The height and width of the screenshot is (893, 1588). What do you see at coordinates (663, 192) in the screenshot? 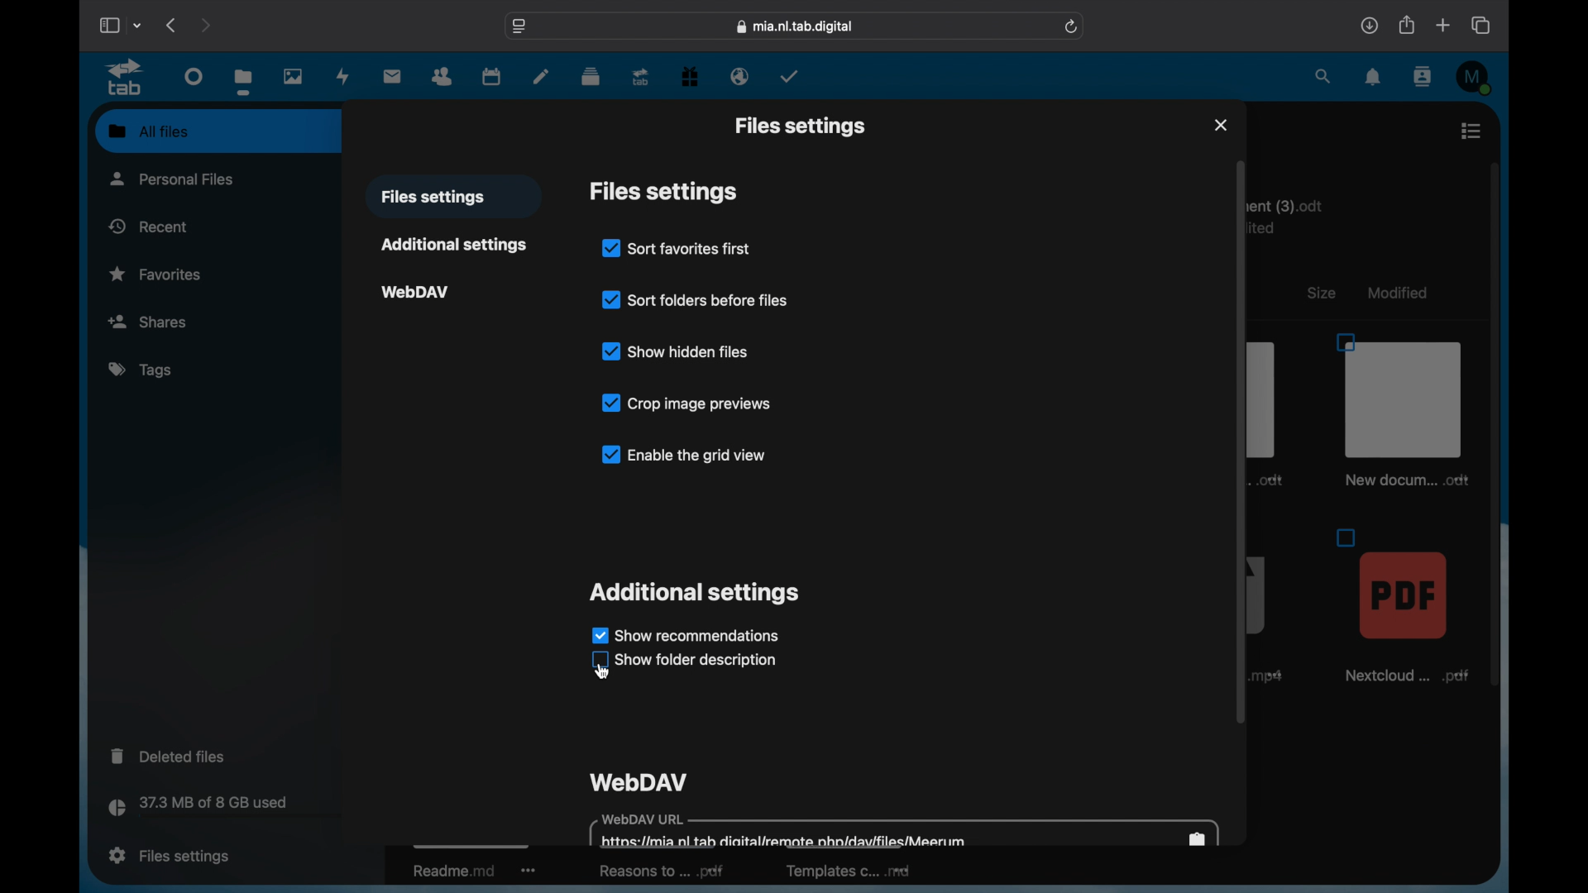
I see `files settings` at bounding box center [663, 192].